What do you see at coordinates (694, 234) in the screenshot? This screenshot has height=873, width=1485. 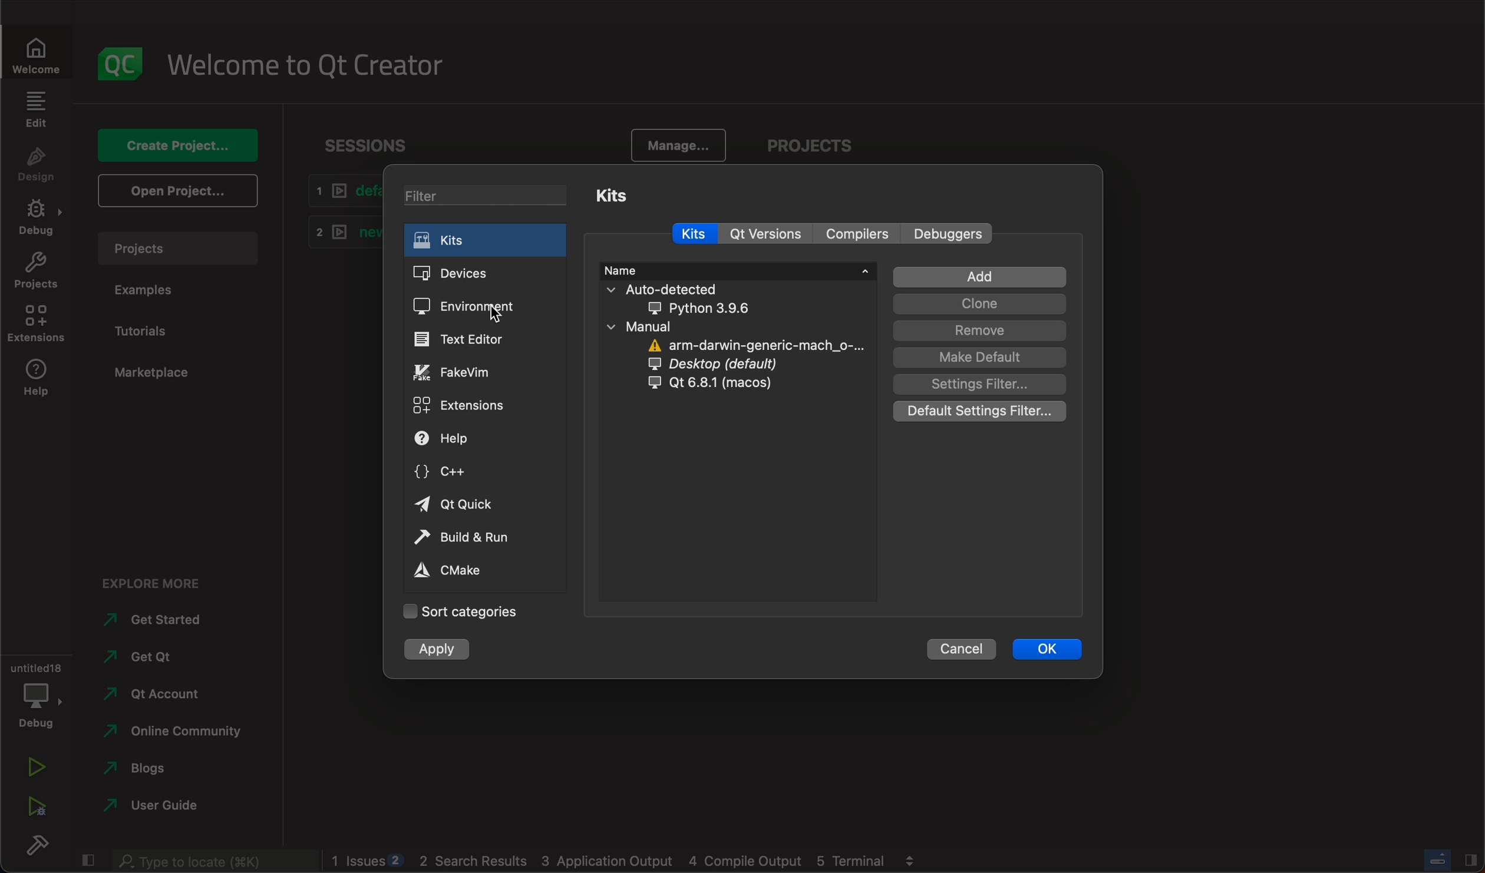 I see `kits` at bounding box center [694, 234].